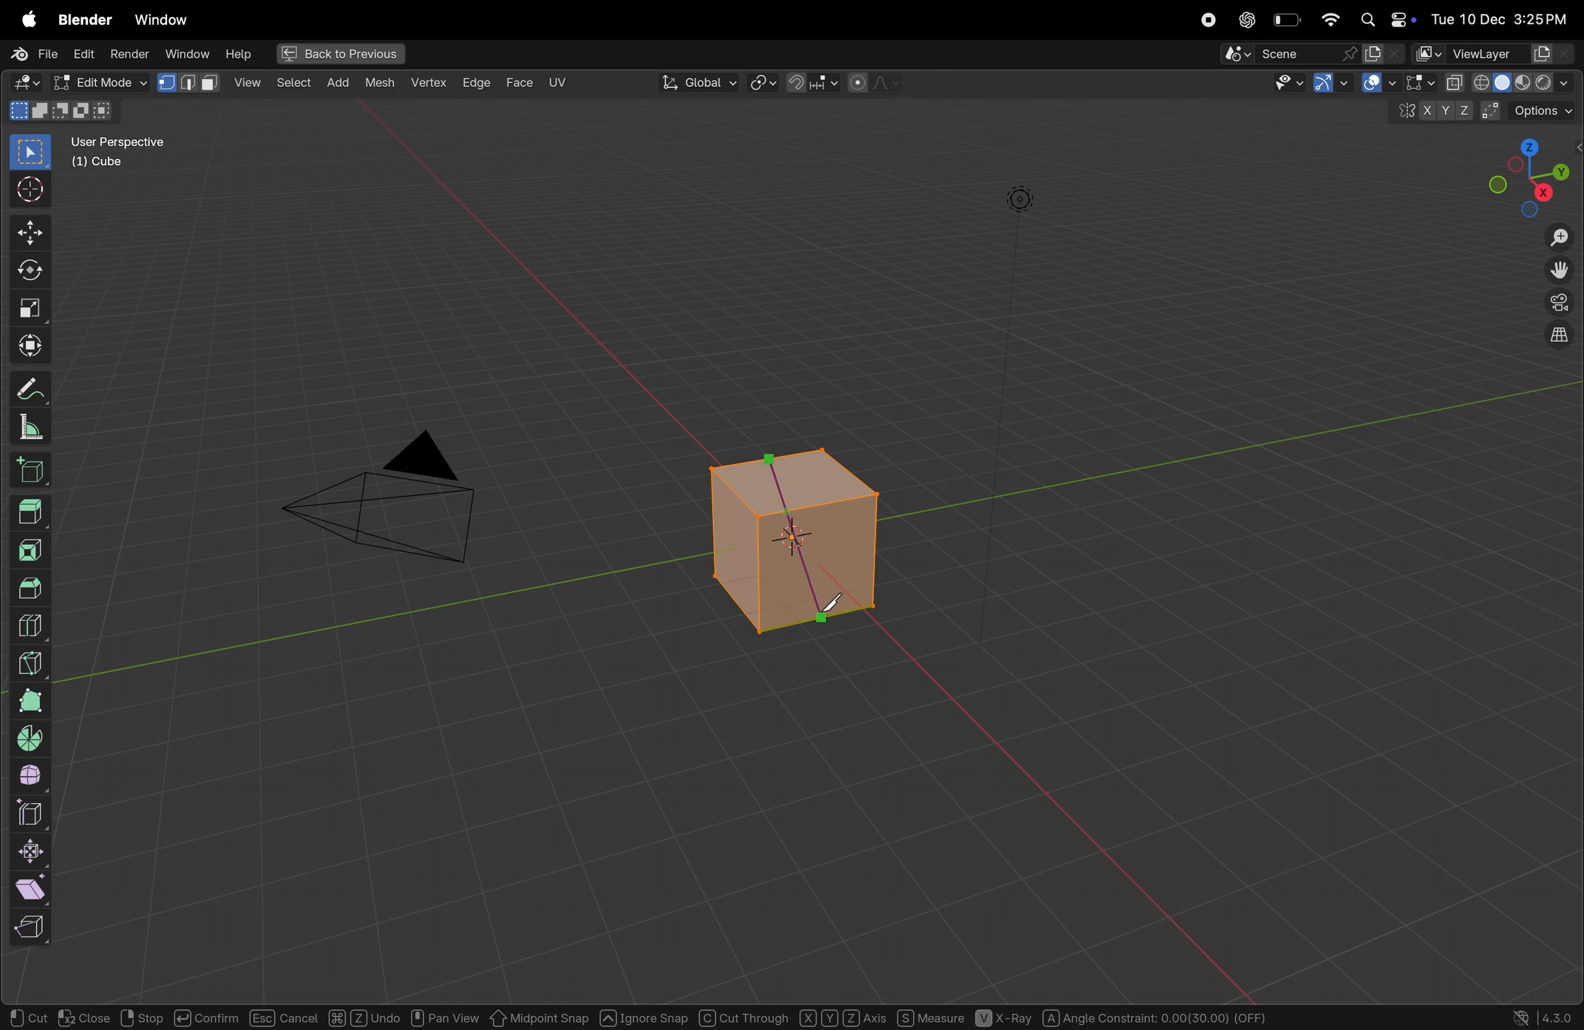 Image resolution: width=1584 pixels, height=1030 pixels. Describe the element at coordinates (27, 191) in the screenshot. I see `cursor` at that location.